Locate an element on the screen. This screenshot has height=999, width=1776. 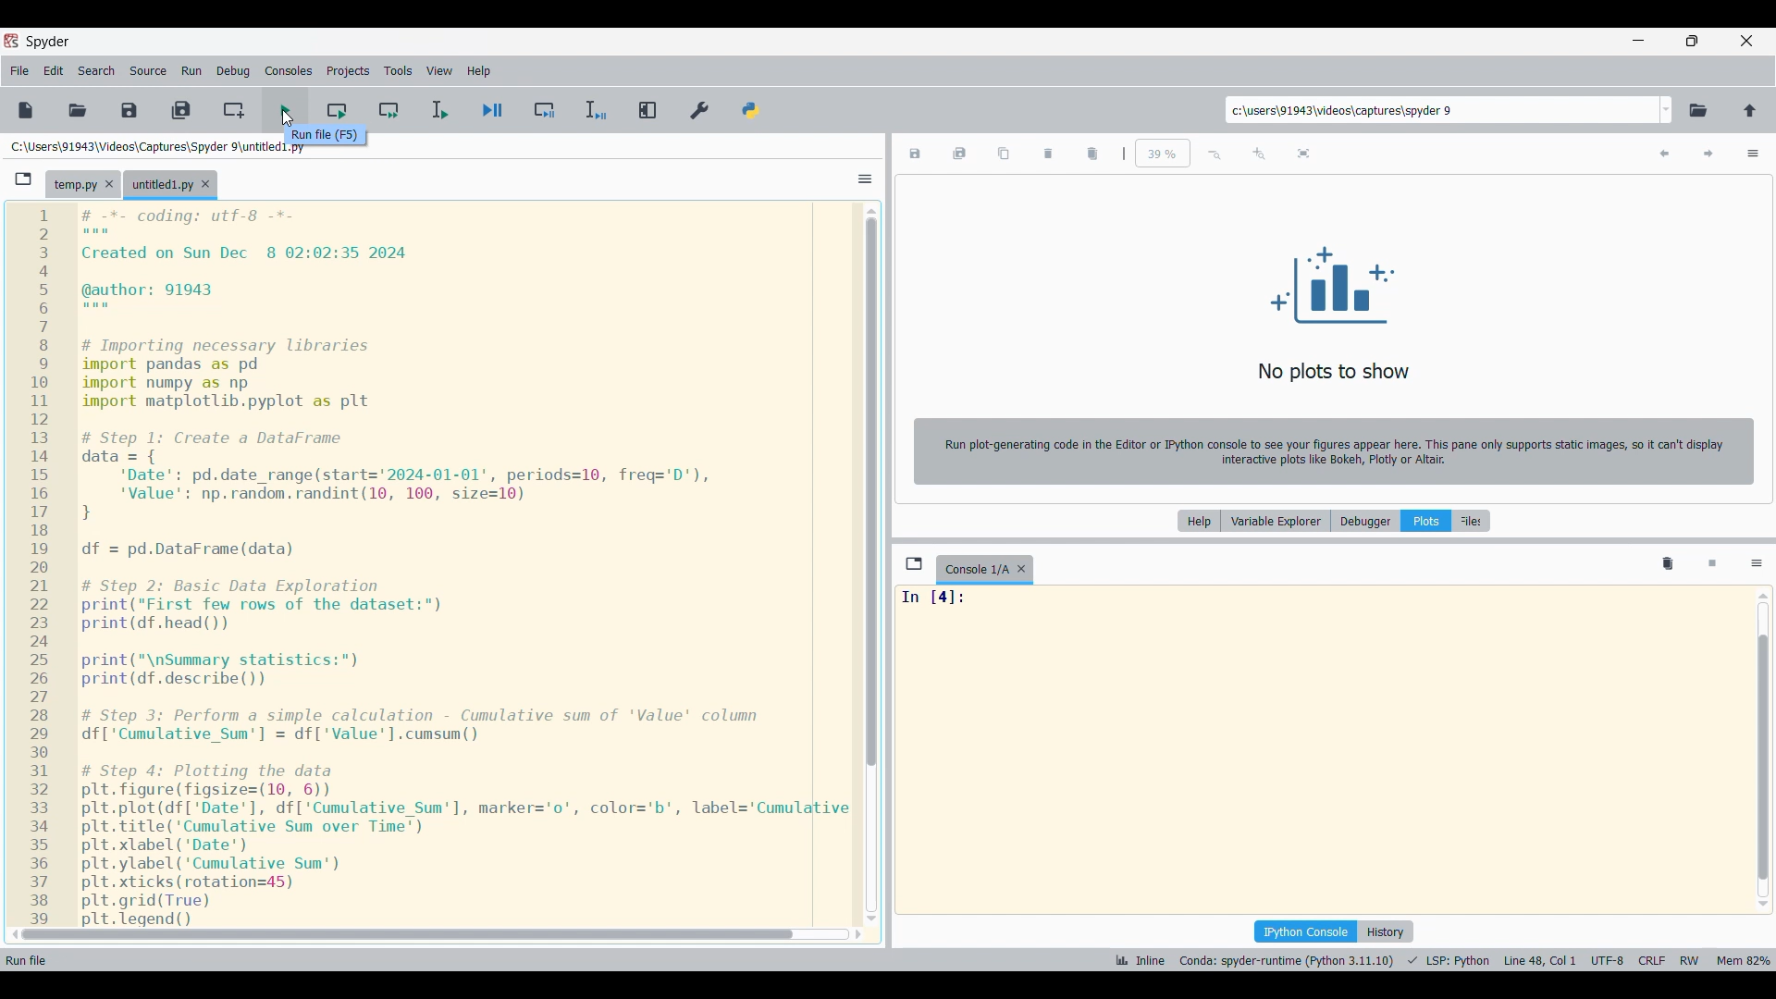
crlf is located at coordinates (1653, 960).